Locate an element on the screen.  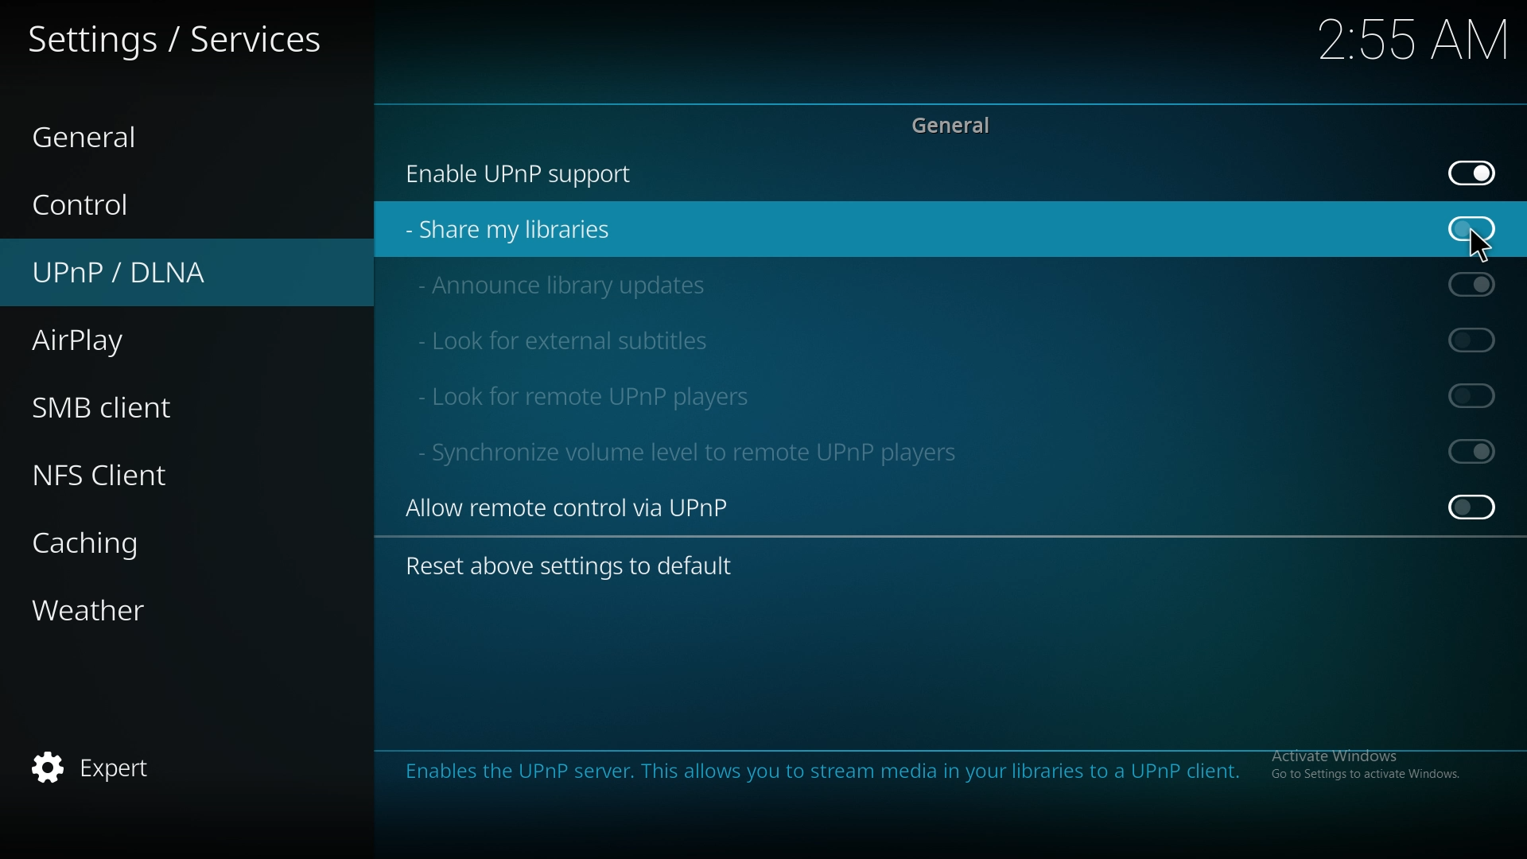
announce library updates is located at coordinates (569, 284).